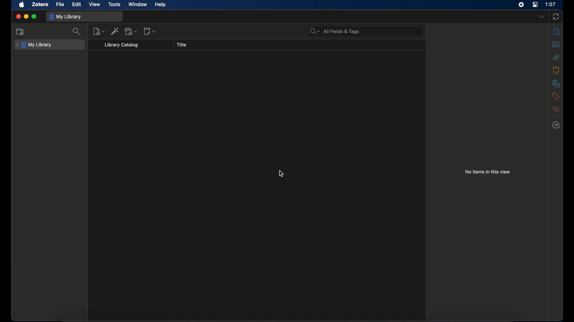 This screenshot has width=574, height=322. Describe the element at coordinates (556, 44) in the screenshot. I see `abstract` at that location.